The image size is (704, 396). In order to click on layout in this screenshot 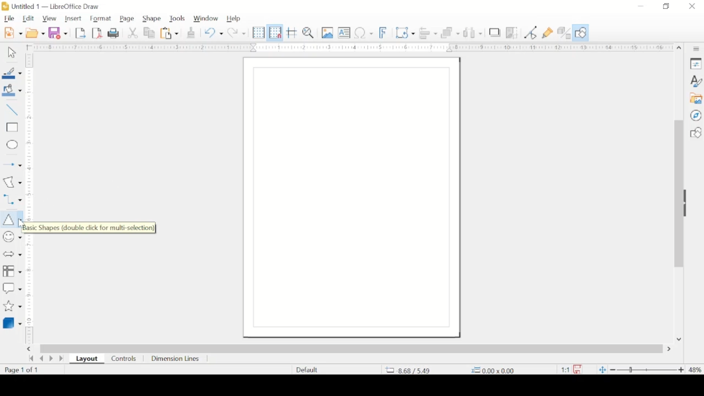, I will do `click(87, 359)`.